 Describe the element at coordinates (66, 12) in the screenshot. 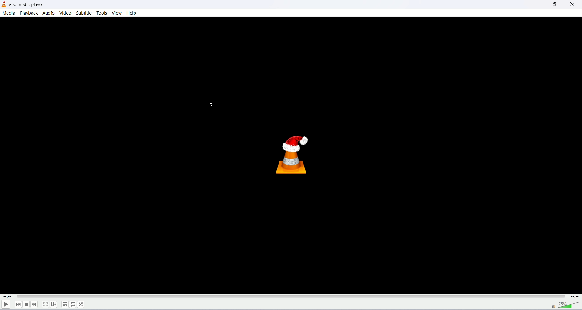

I see `video` at that location.